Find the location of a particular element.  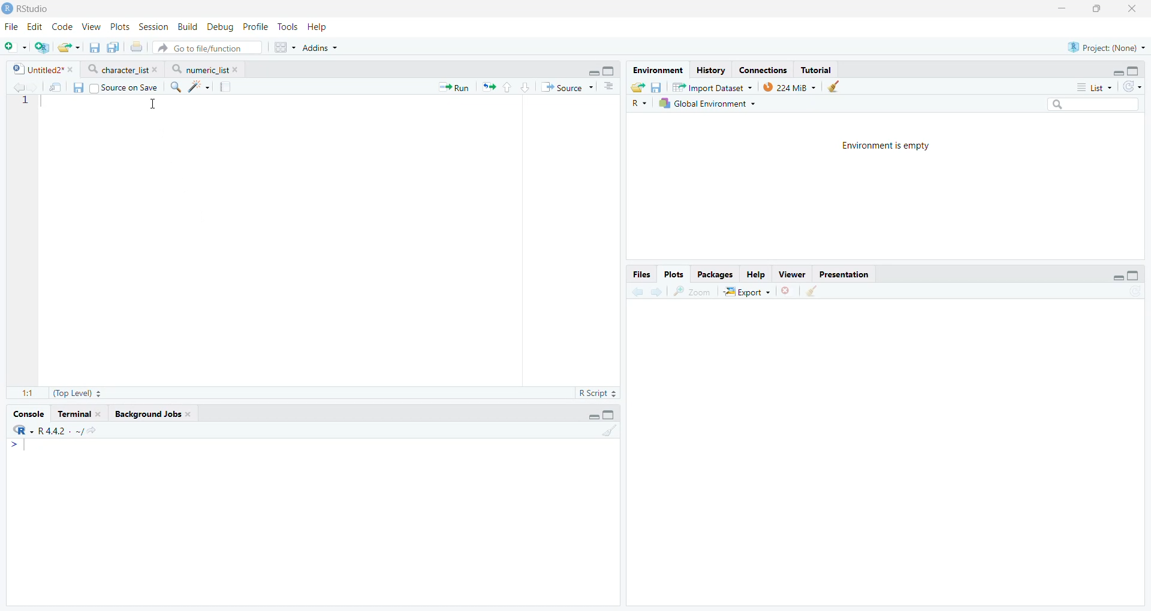

Close is located at coordinates (1134, 8).